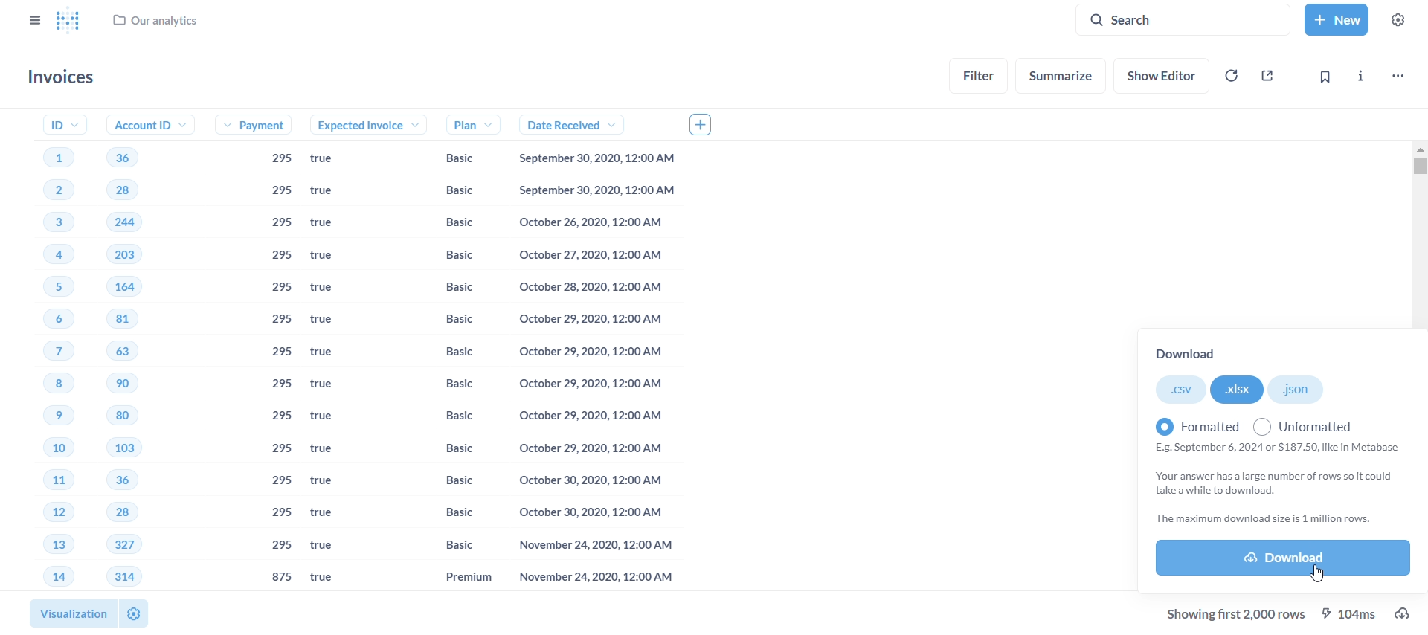 Image resolution: width=1428 pixels, height=635 pixels. I want to click on download, so click(1283, 559).